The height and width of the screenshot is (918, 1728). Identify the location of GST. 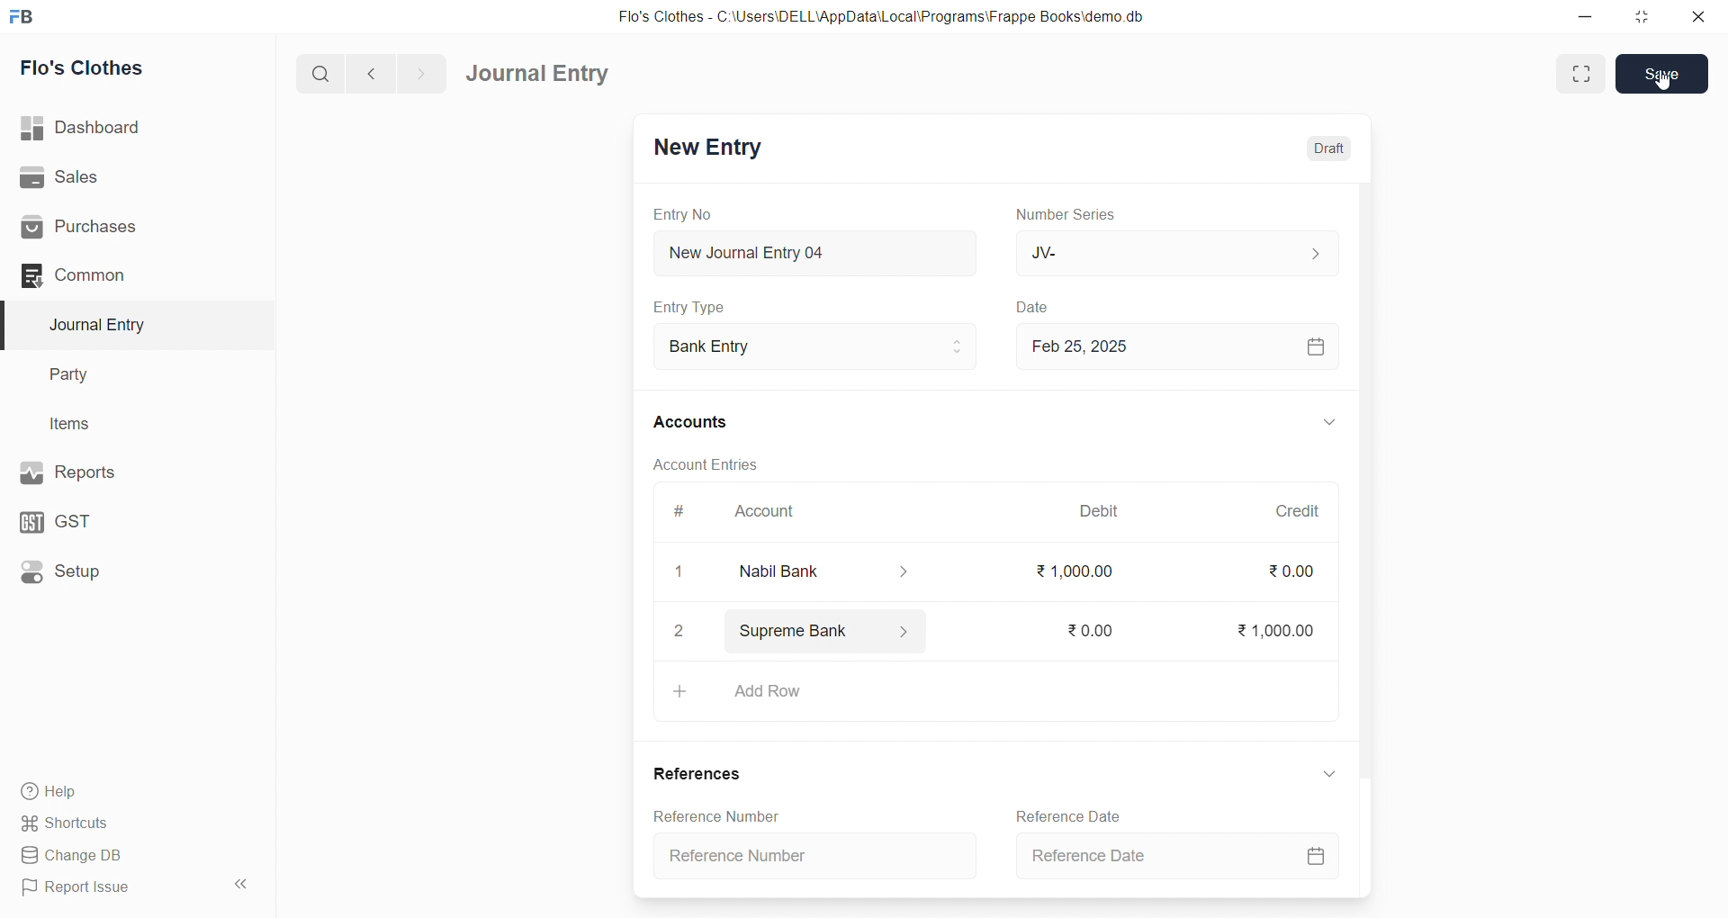
(124, 517).